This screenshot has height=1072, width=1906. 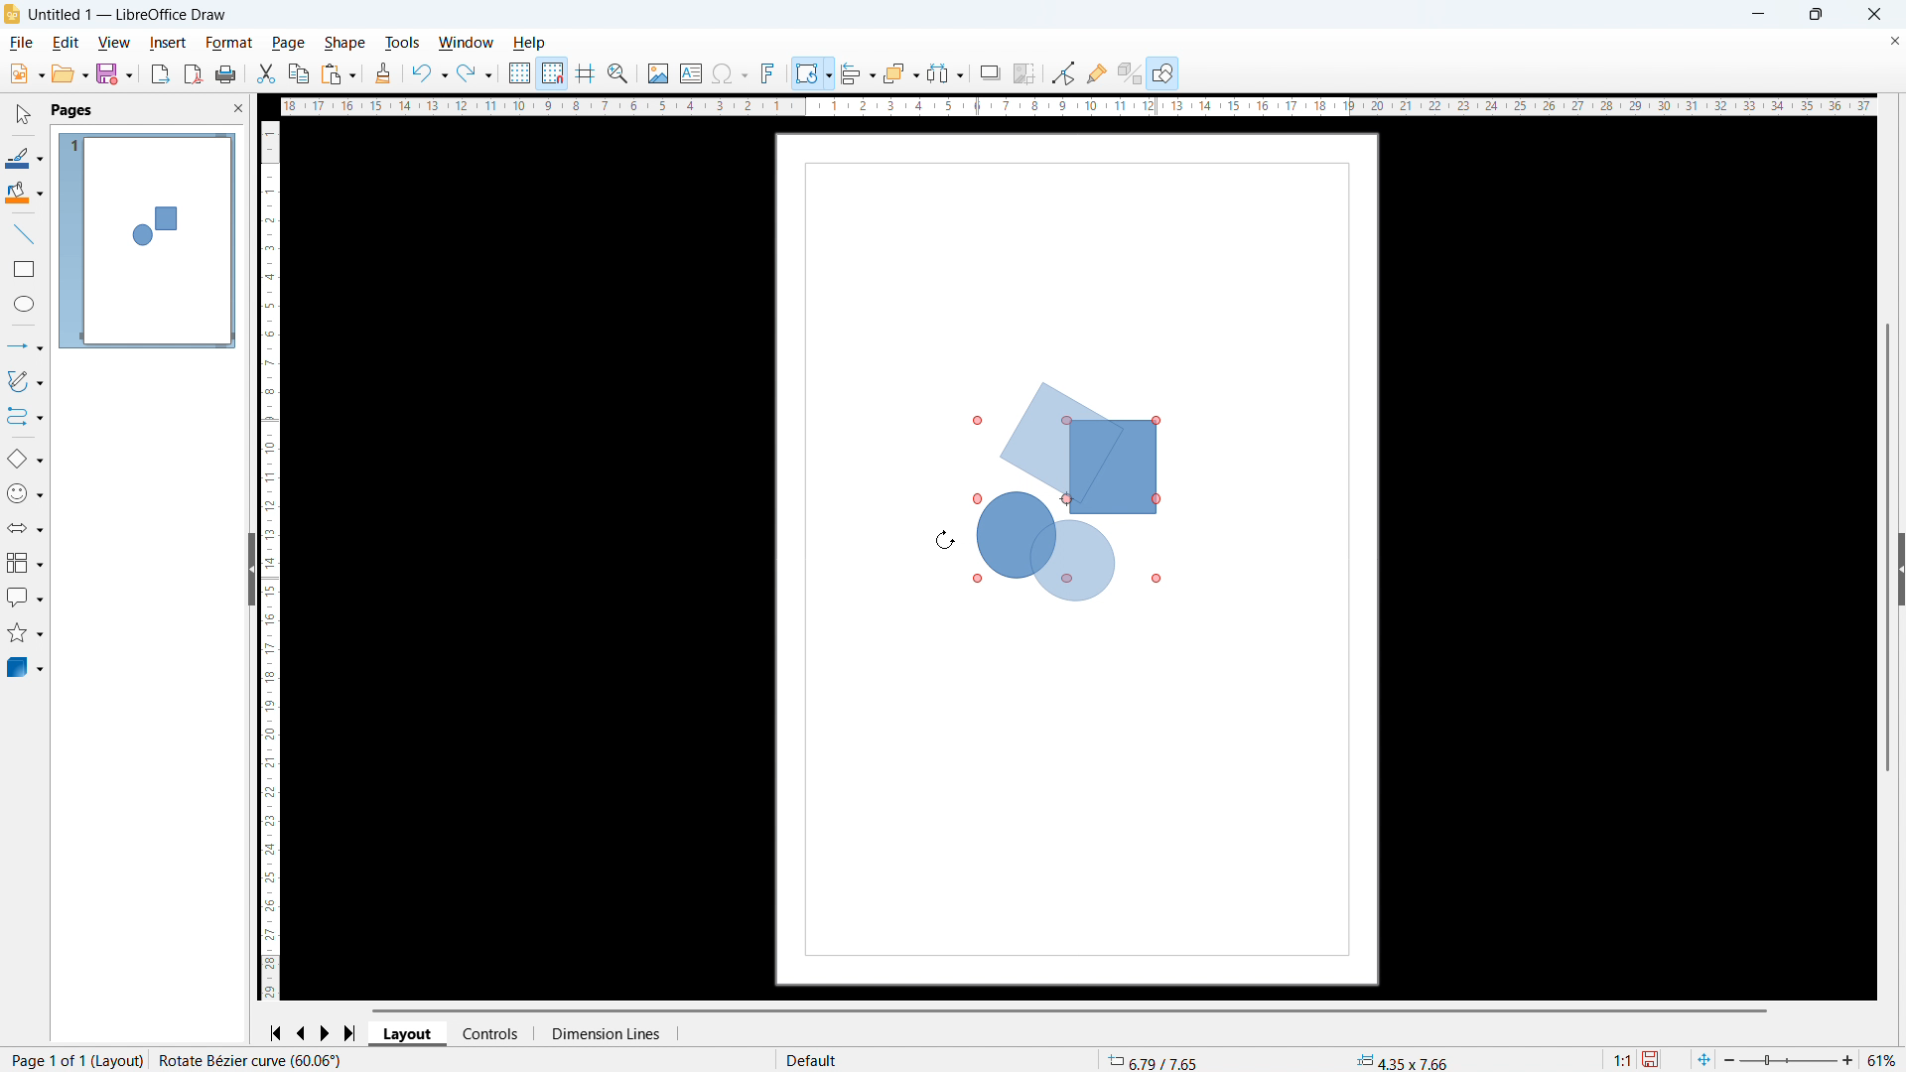 I want to click on Zoom slider , so click(x=1787, y=1059).